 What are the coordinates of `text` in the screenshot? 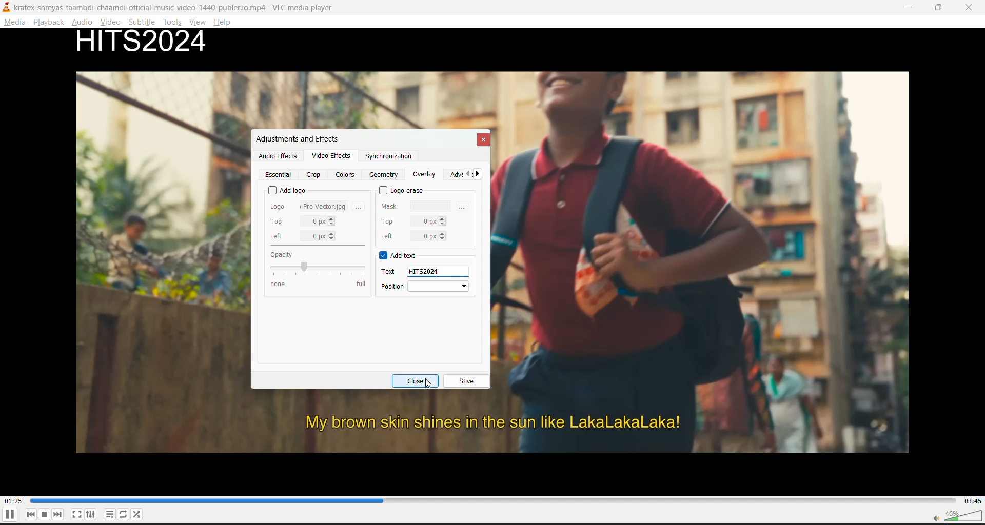 It's located at (419, 271).